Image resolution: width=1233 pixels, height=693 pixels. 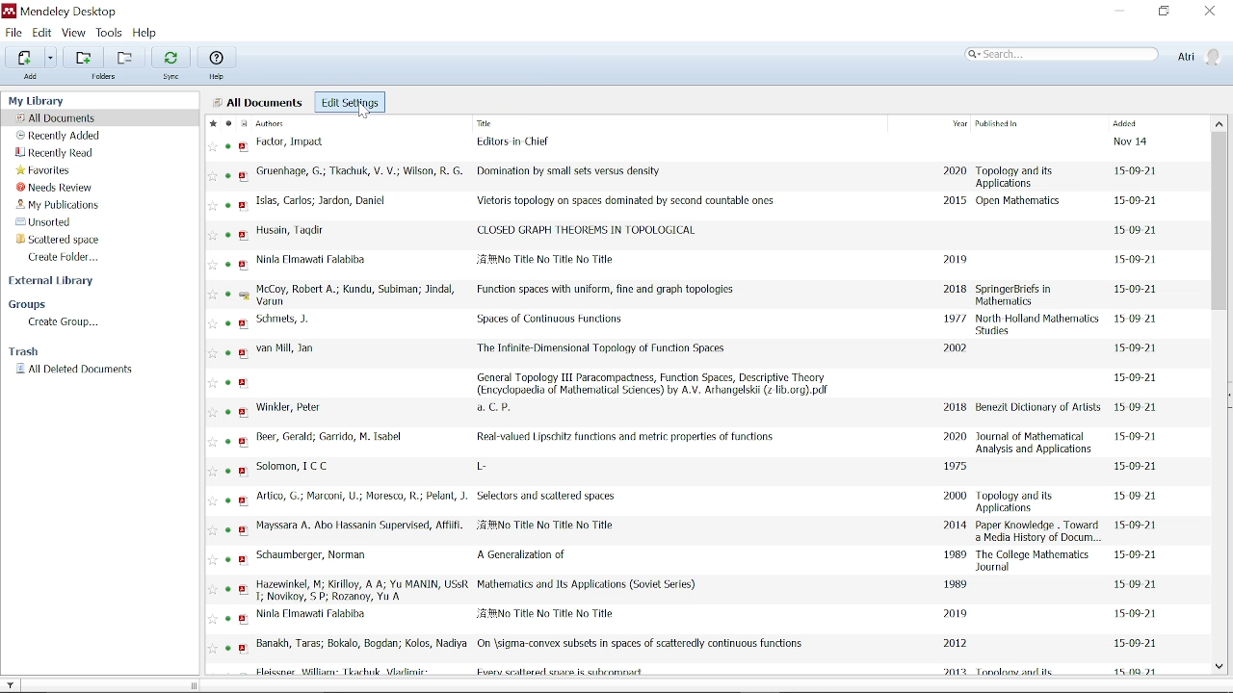 I want to click on Help, so click(x=220, y=58).